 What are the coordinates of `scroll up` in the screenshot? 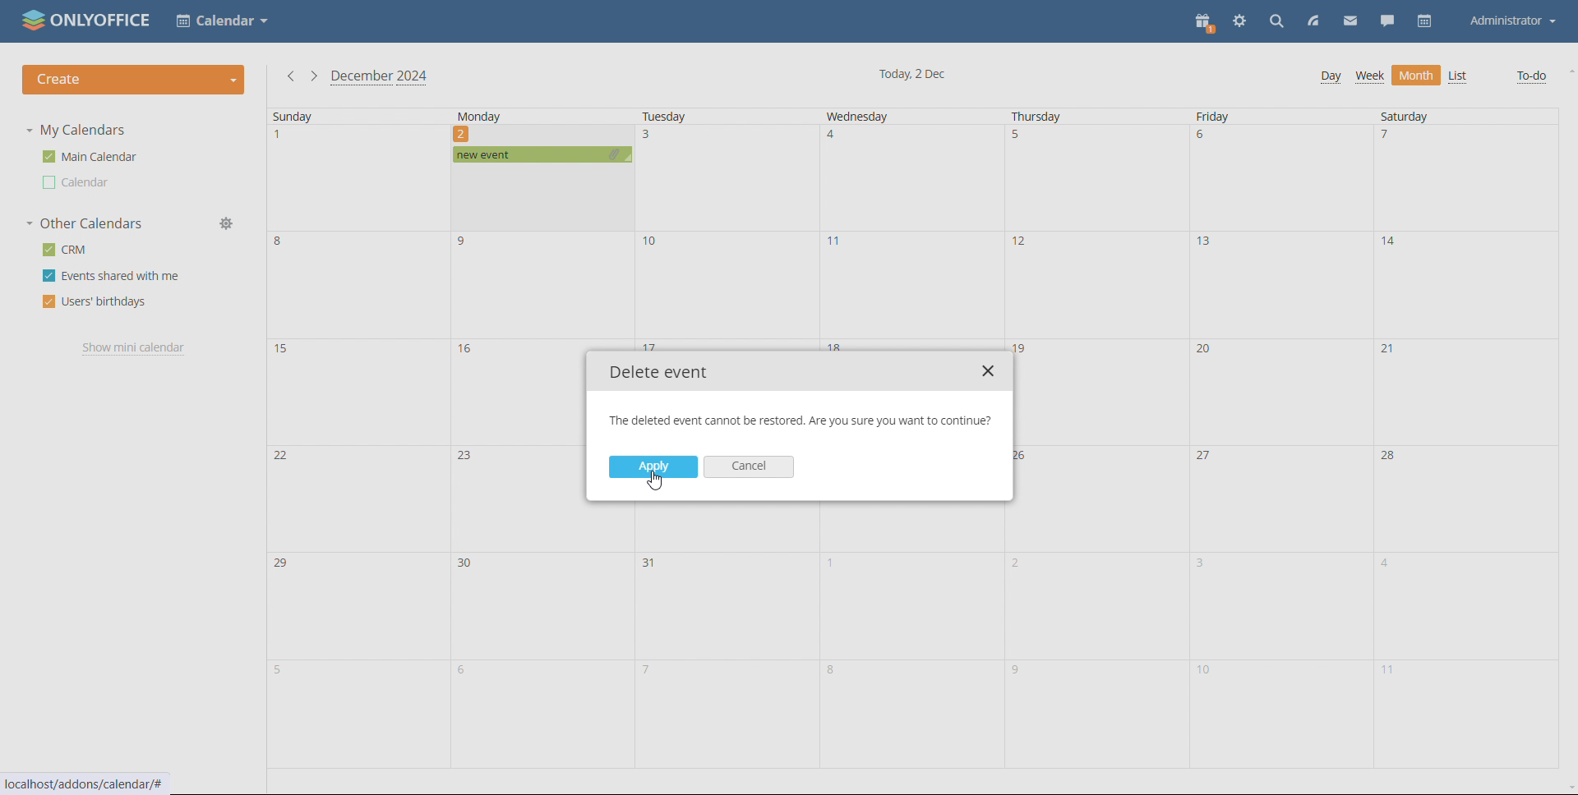 It's located at (1568, 72).